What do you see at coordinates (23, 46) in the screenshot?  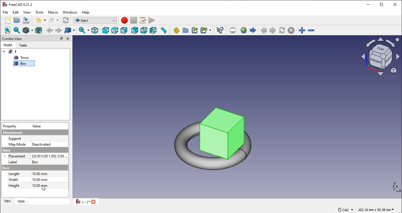 I see `tasks` at bounding box center [23, 46].